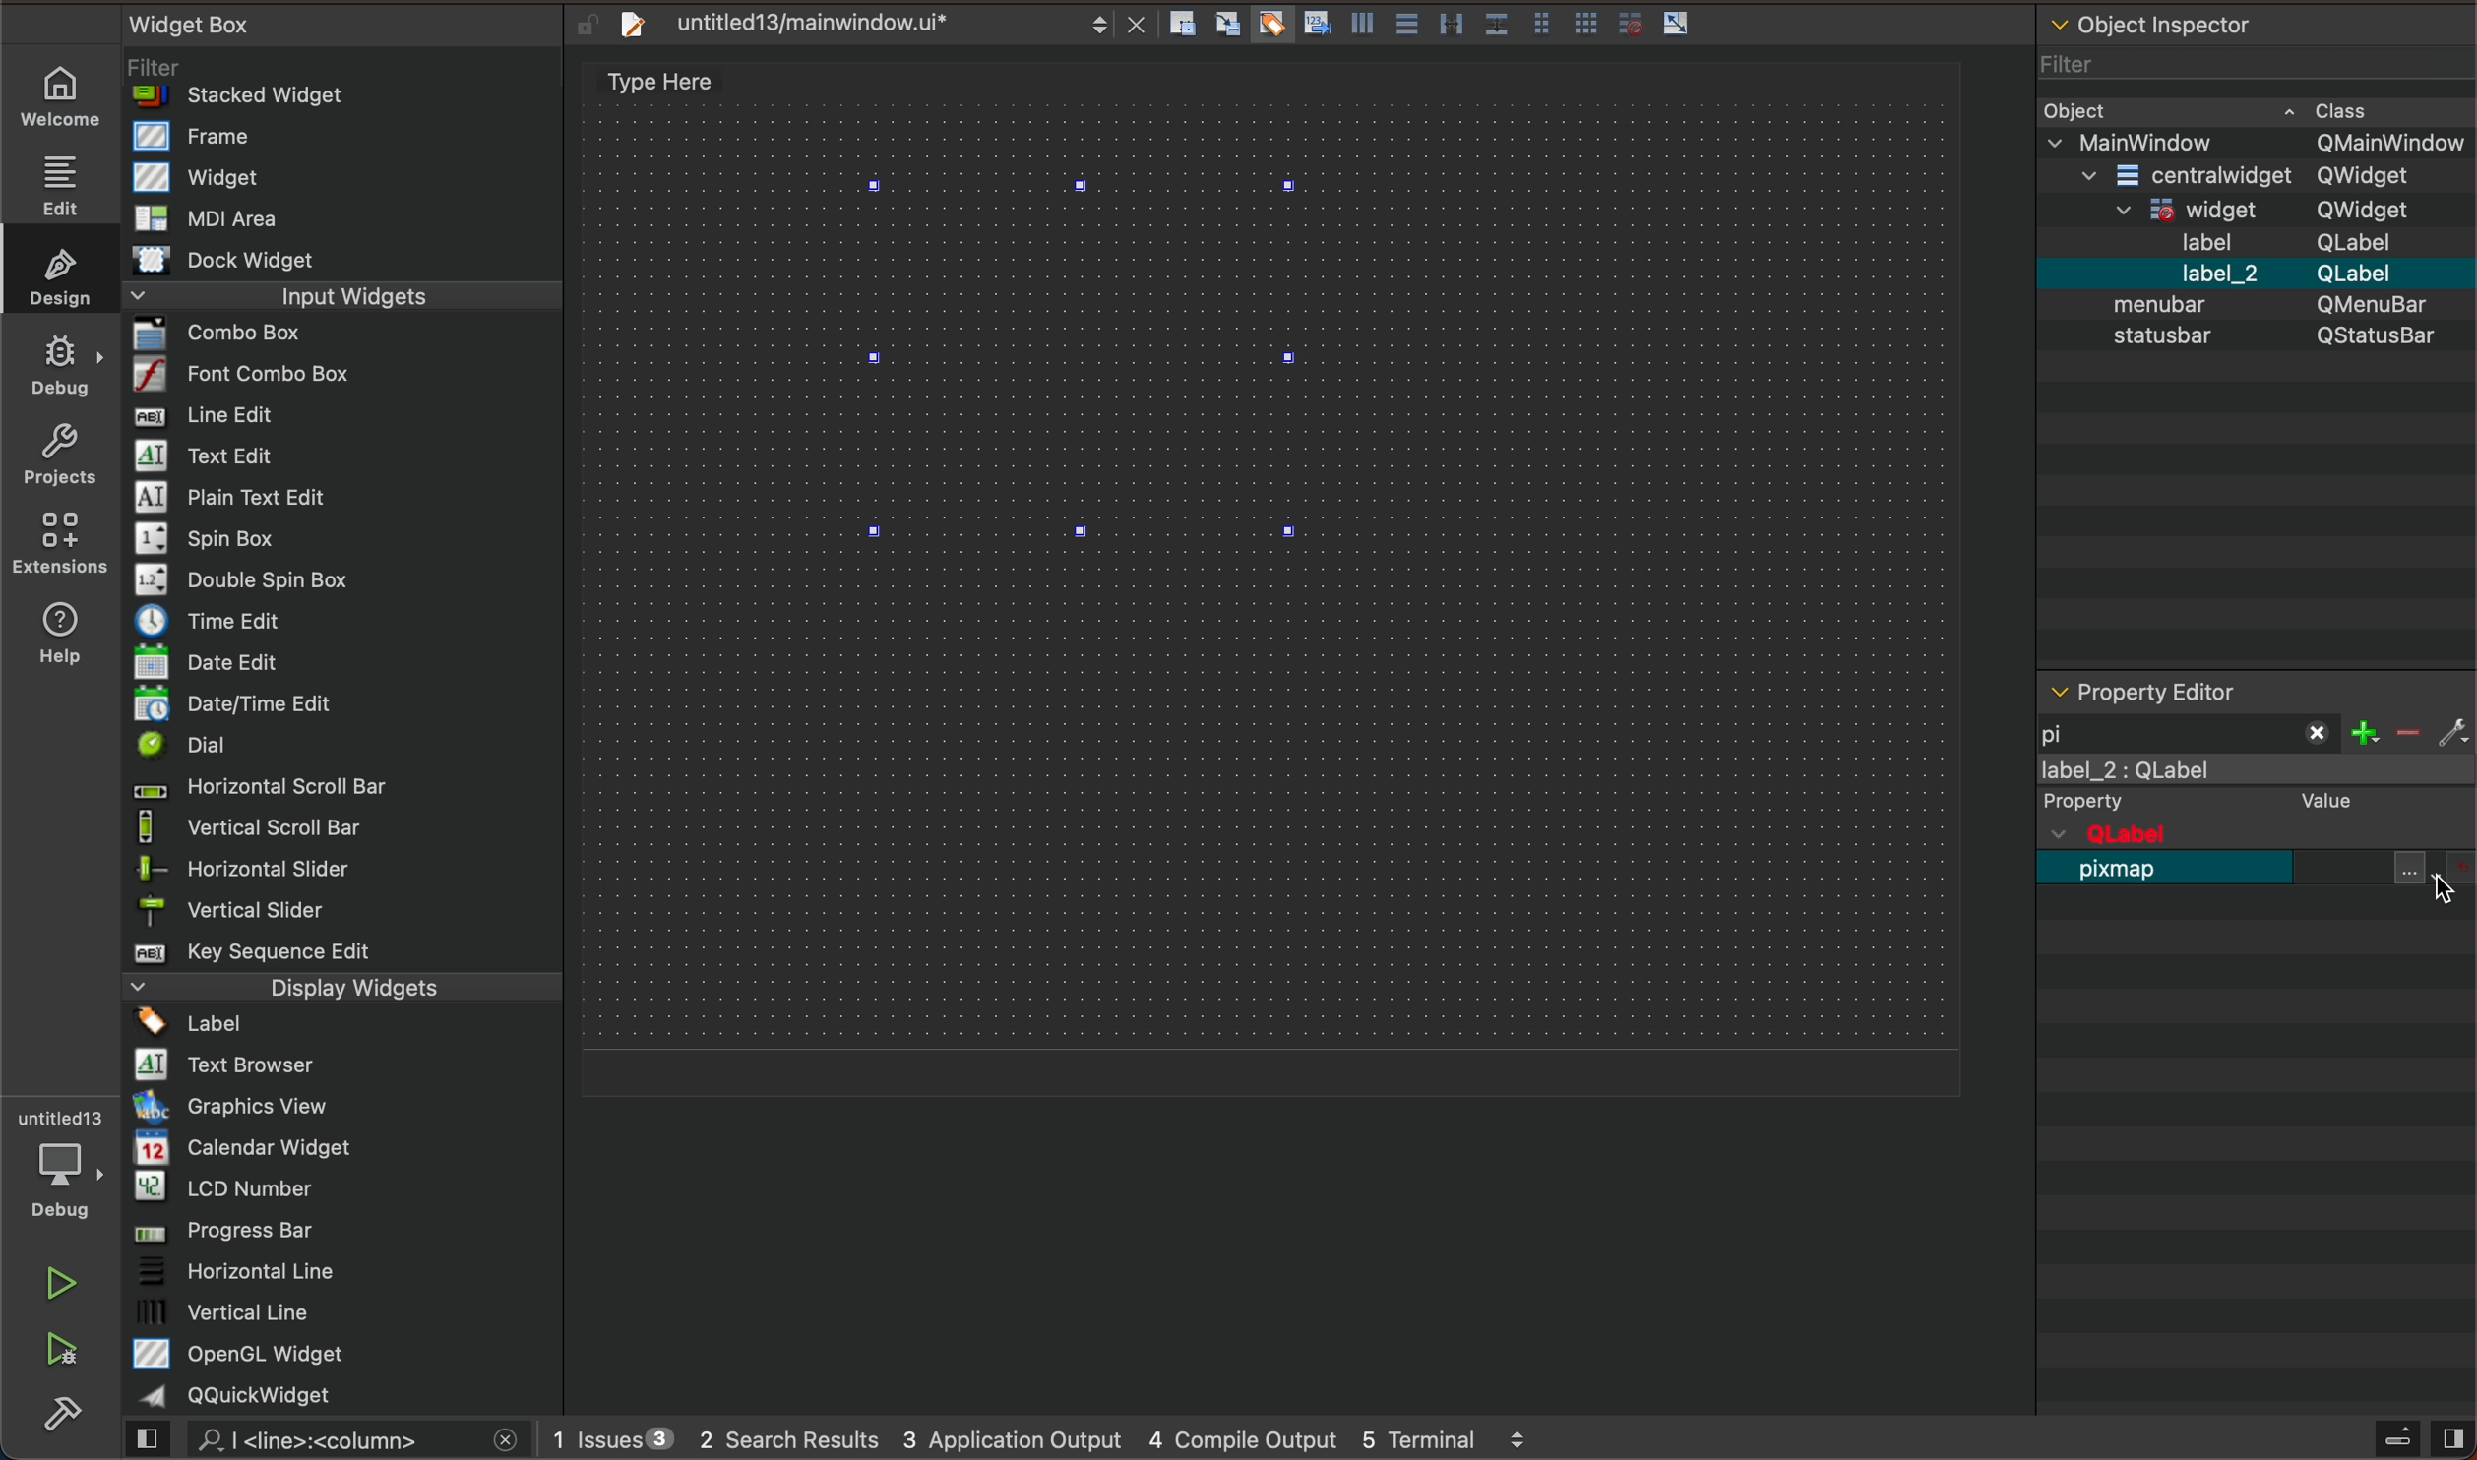 The height and width of the screenshot is (1460, 2477). What do you see at coordinates (2414, 728) in the screenshot?
I see `filter` at bounding box center [2414, 728].